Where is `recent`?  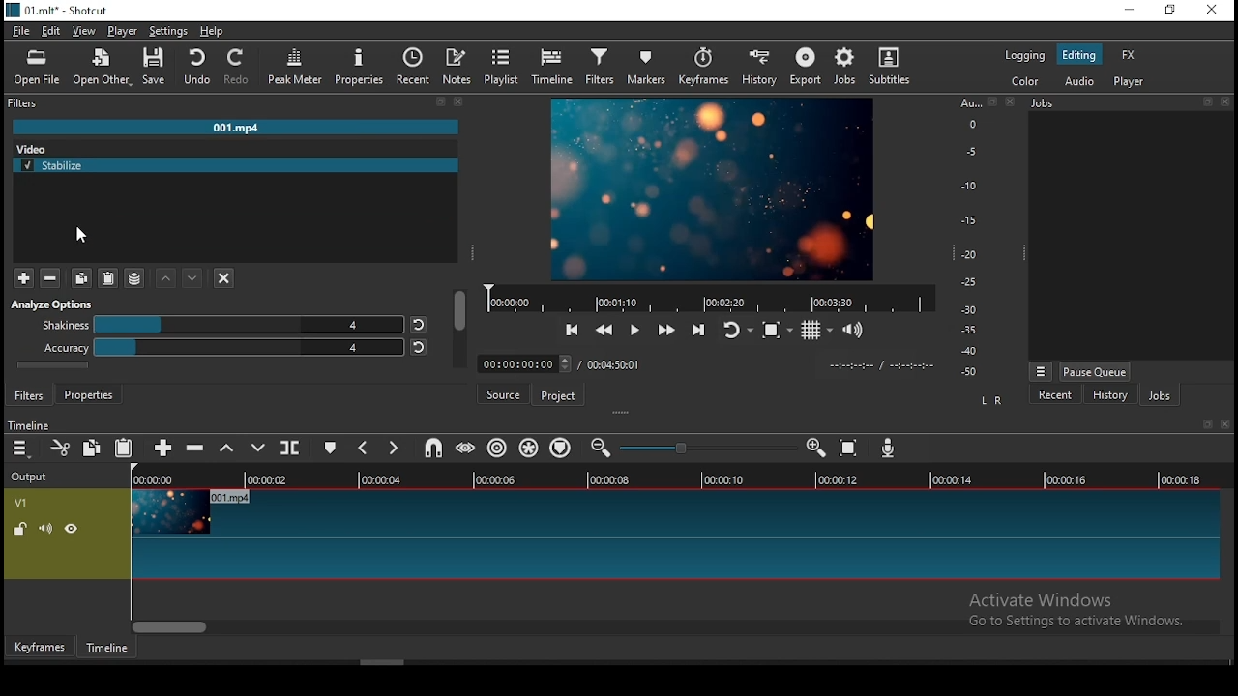 recent is located at coordinates (1049, 396).